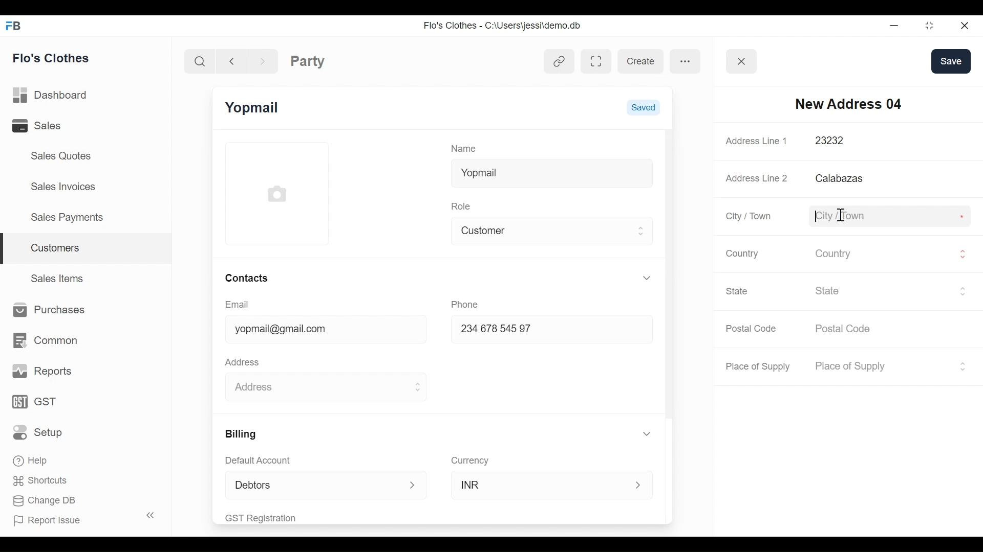  What do you see at coordinates (551, 171) in the screenshot?
I see `Yopmail` at bounding box center [551, 171].